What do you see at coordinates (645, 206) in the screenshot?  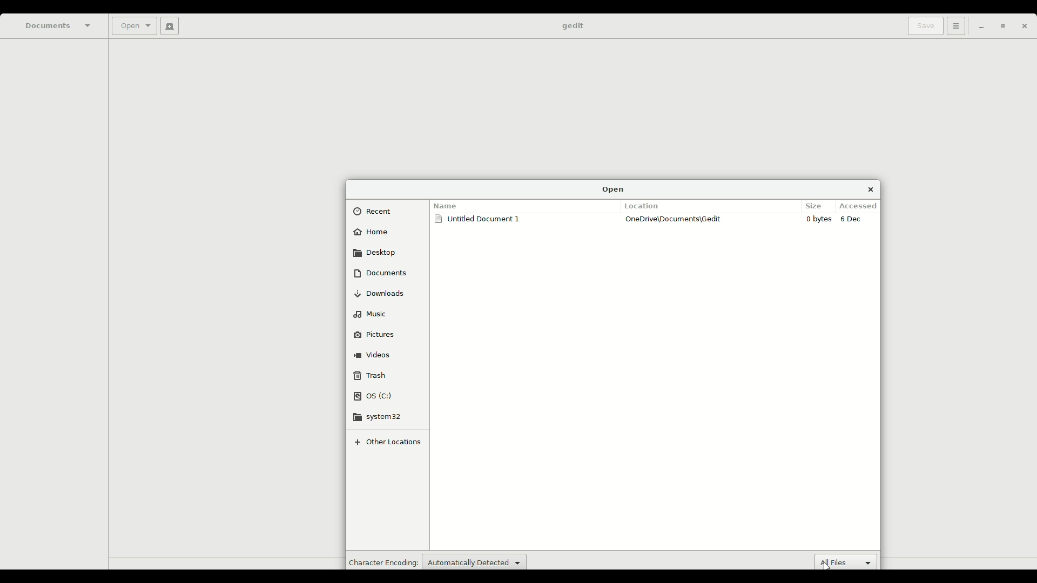 I see `Location` at bounding box center [645, 206].